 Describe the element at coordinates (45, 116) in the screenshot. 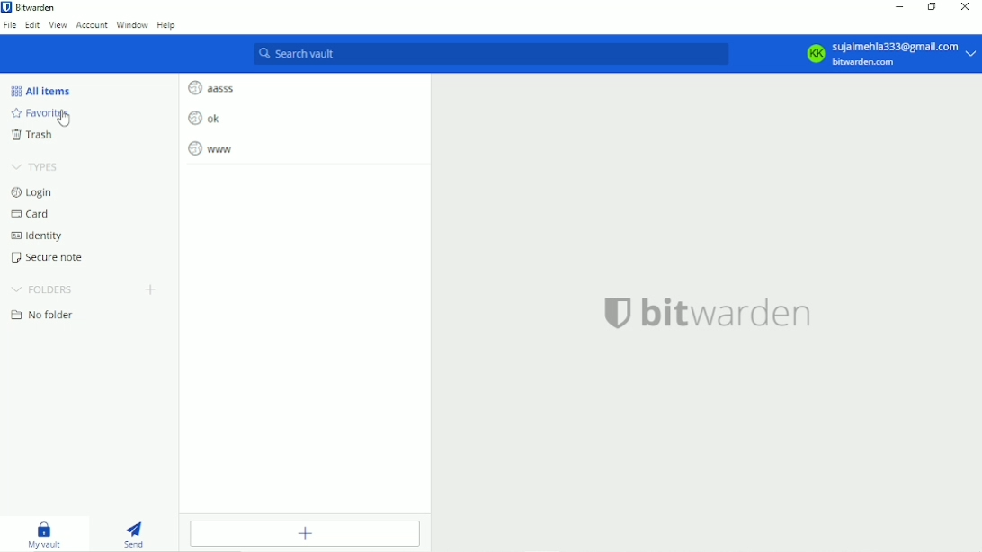

I see `Favorites` at that location.